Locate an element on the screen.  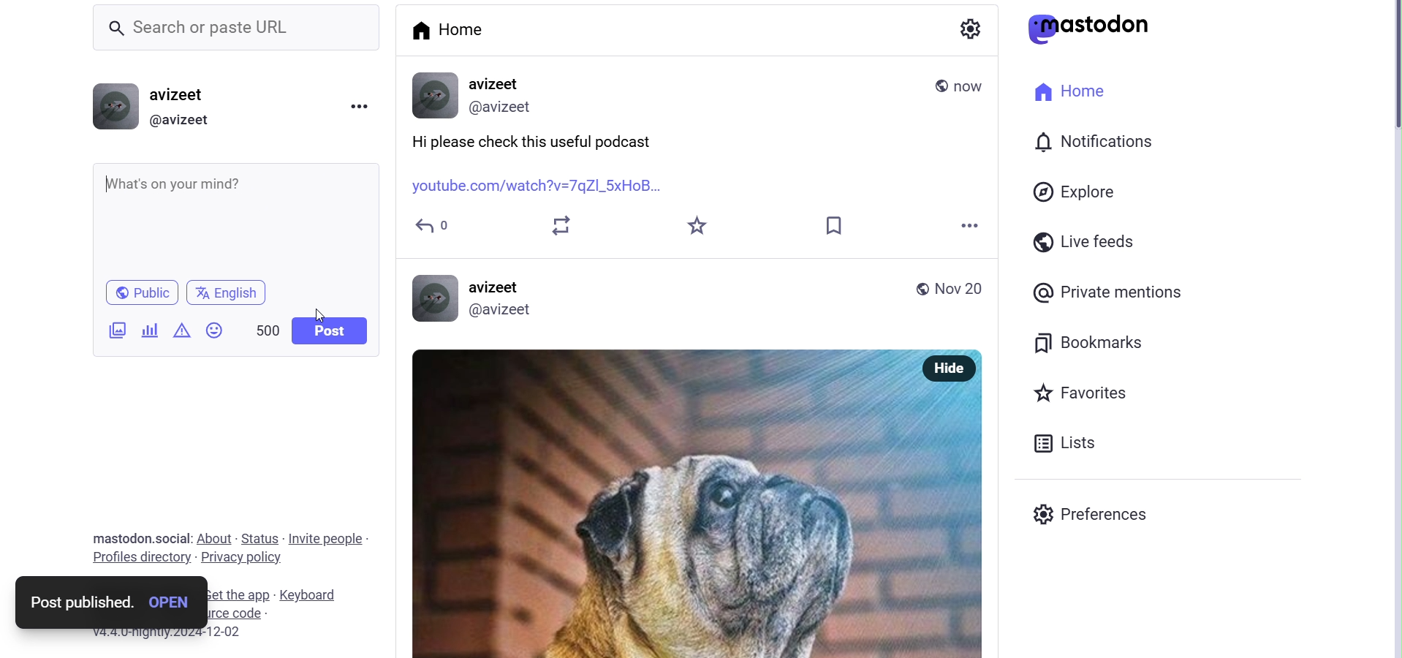
english is located at coordinates (231, 292).